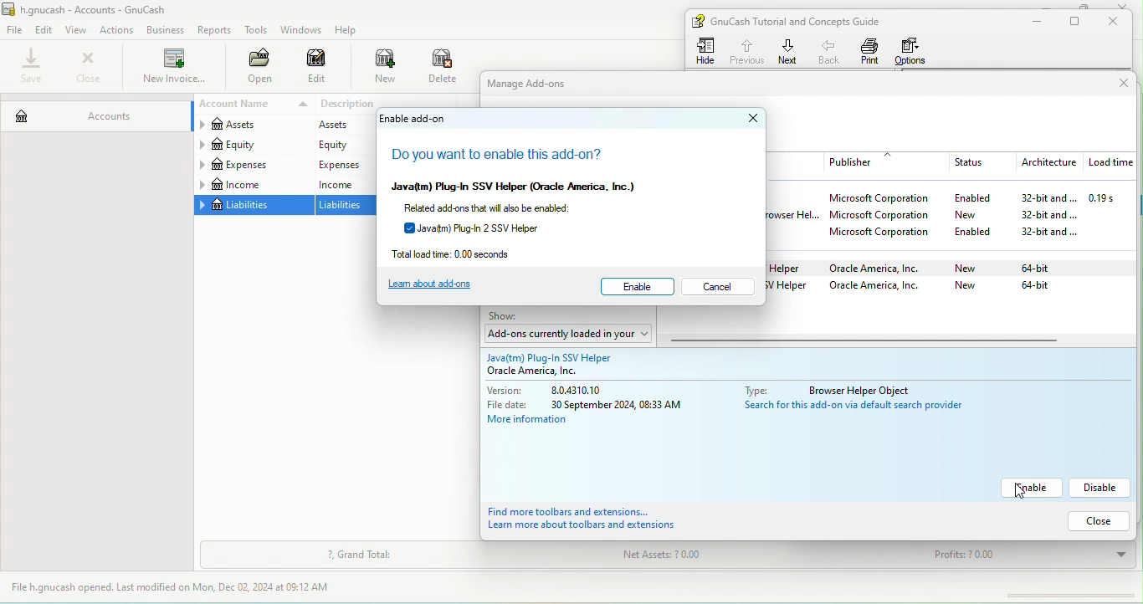  I want to click on expeness, so click(346, 165).